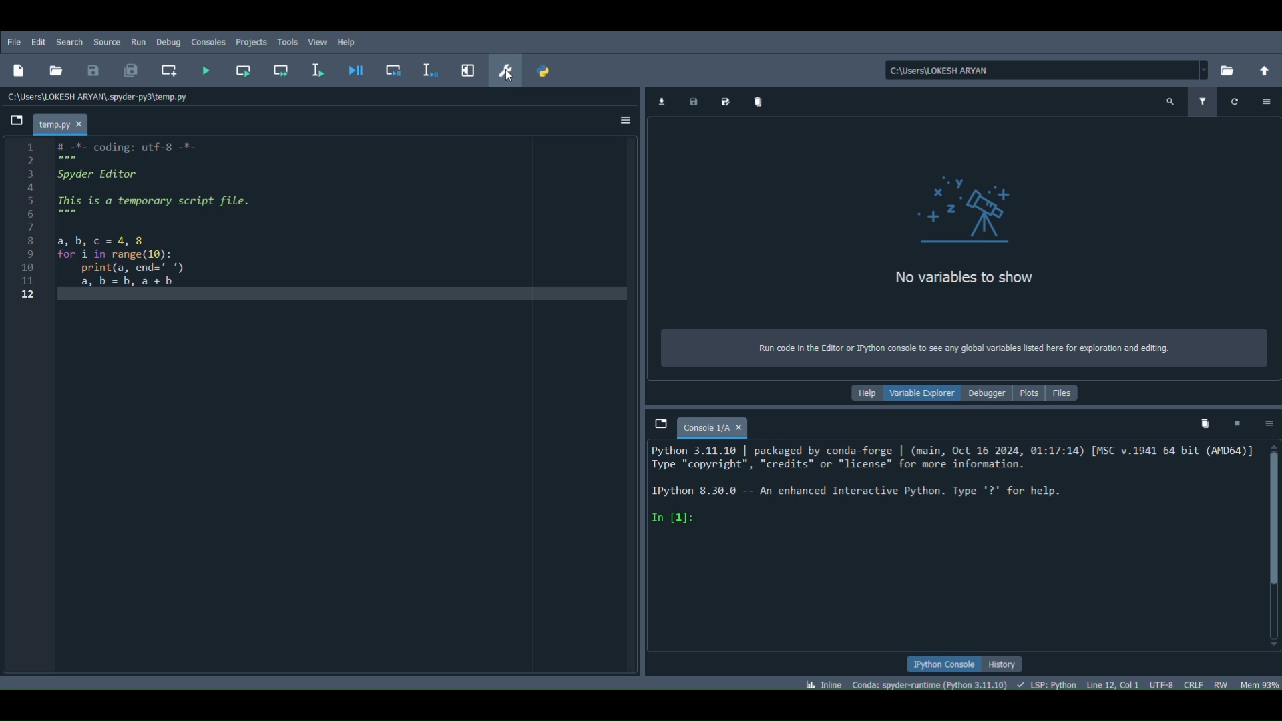 Image resolution: width=1282 pixels, height=721 pixels. What do you see at coordinates (933, 686) in the screenshot?
I see `Version` at bounding box center [933, 686].